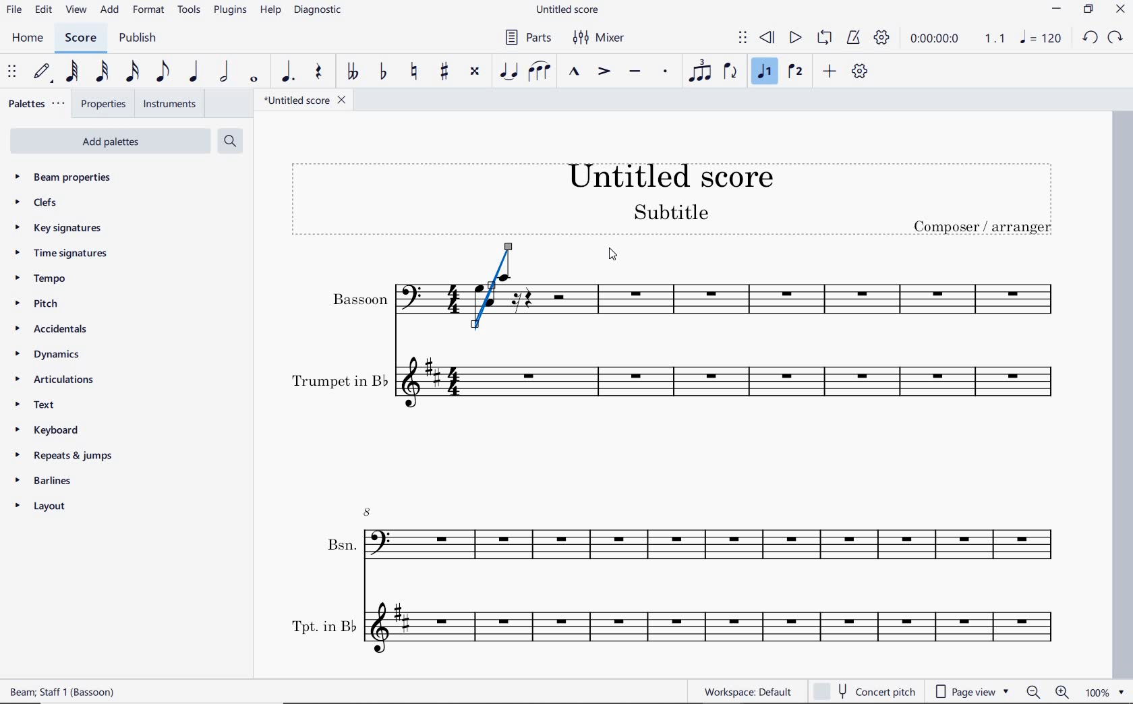 The height and width of the screenshot is (704, 1133). What do you see at coordinates (133, 73) in the screenshot?
I see `16th note` at bounding box center [133, 73].